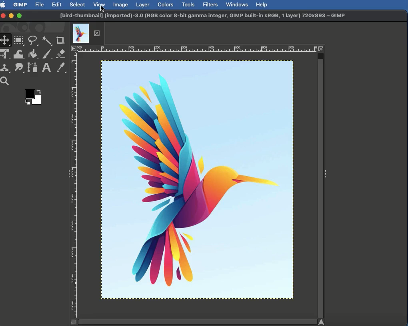 The width and height of the screenshot is (408, 326). What do you see at coordinates (57, 5) in the screenshot?
I see `Edit` at bounding box center [57, 5].